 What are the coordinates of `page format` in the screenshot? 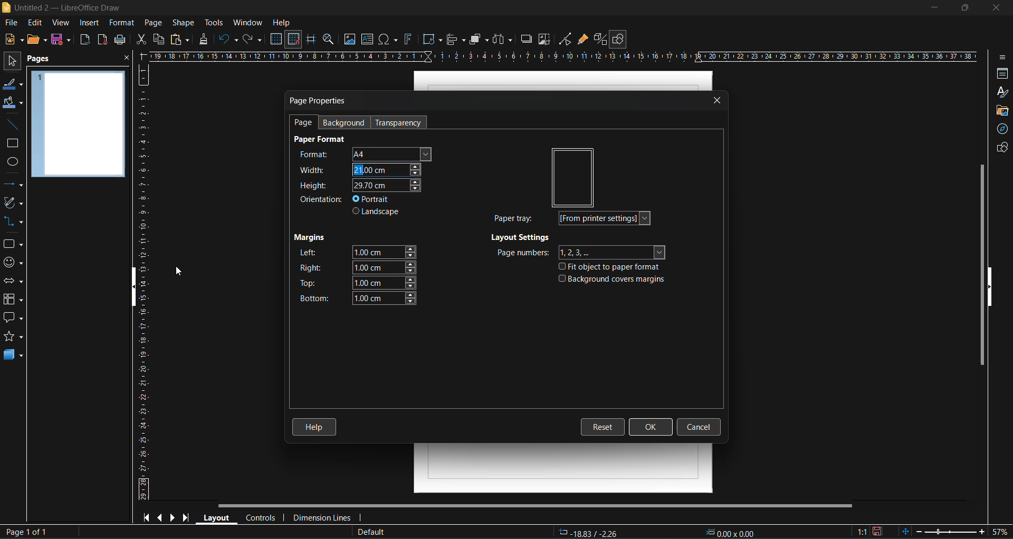 It's located at (322, 139).